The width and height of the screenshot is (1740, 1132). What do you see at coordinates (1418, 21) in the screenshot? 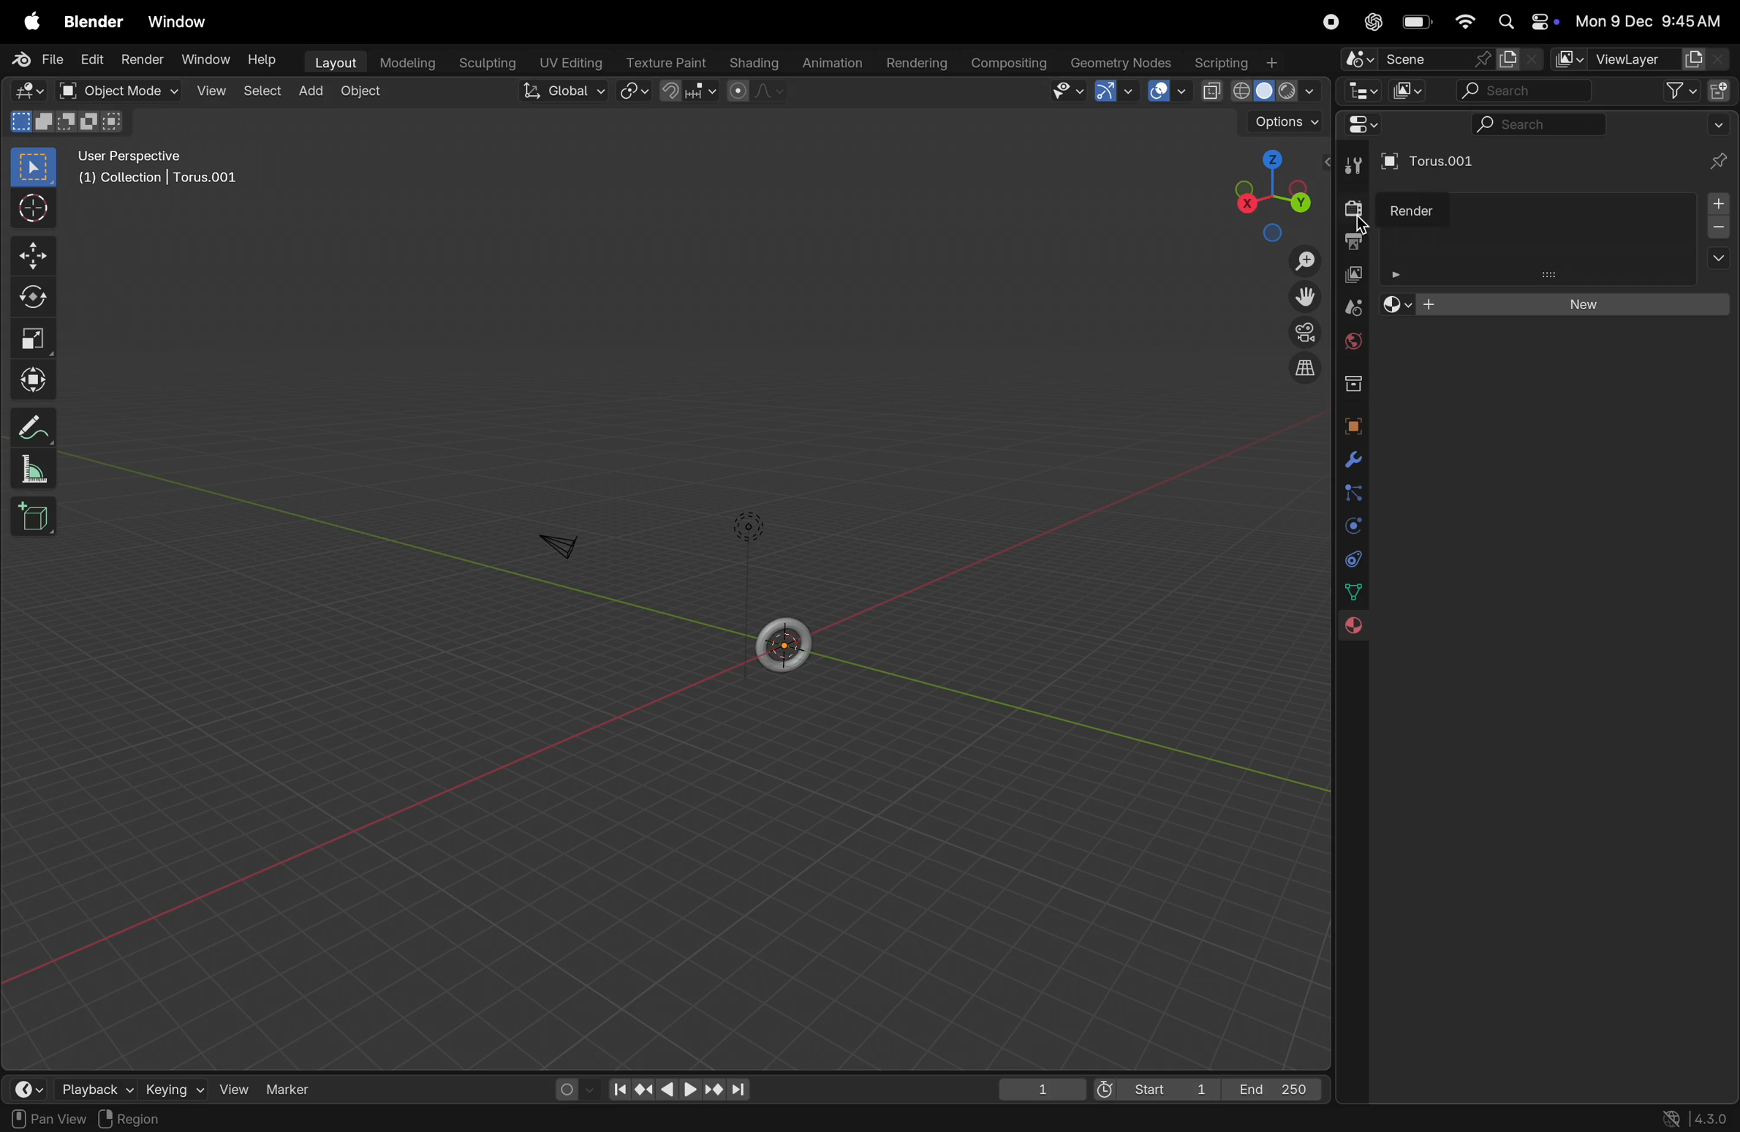
I see `battery` at bounding box center [1418, 21].